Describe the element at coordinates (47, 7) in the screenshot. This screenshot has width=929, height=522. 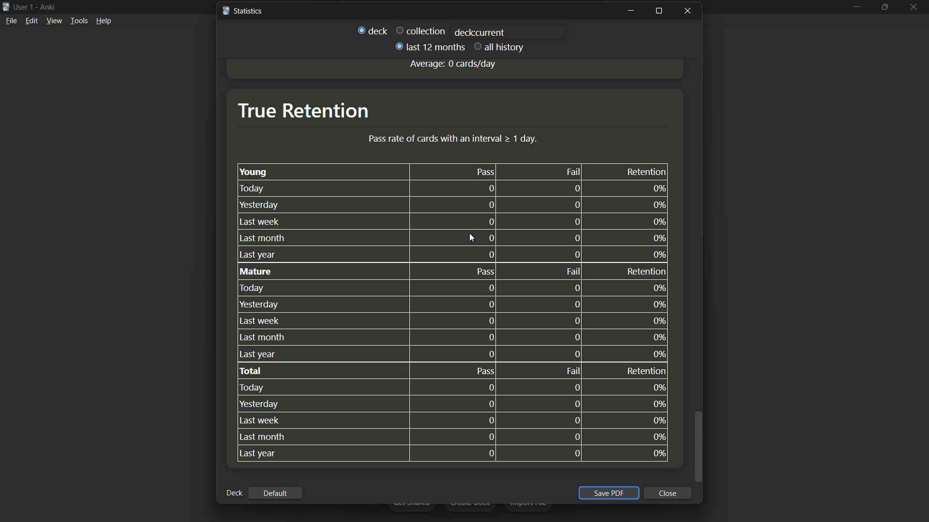
I see `app name` at that location.